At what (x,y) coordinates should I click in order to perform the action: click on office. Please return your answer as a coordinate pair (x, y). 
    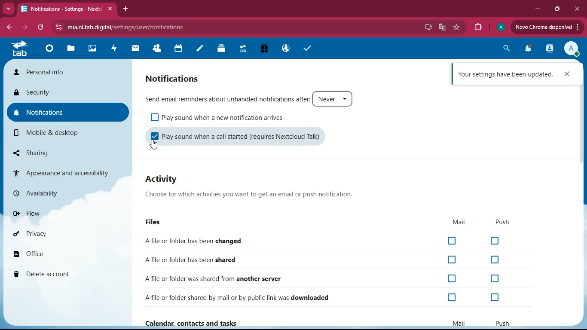
    Looking at the image, I should click on (31, 254).